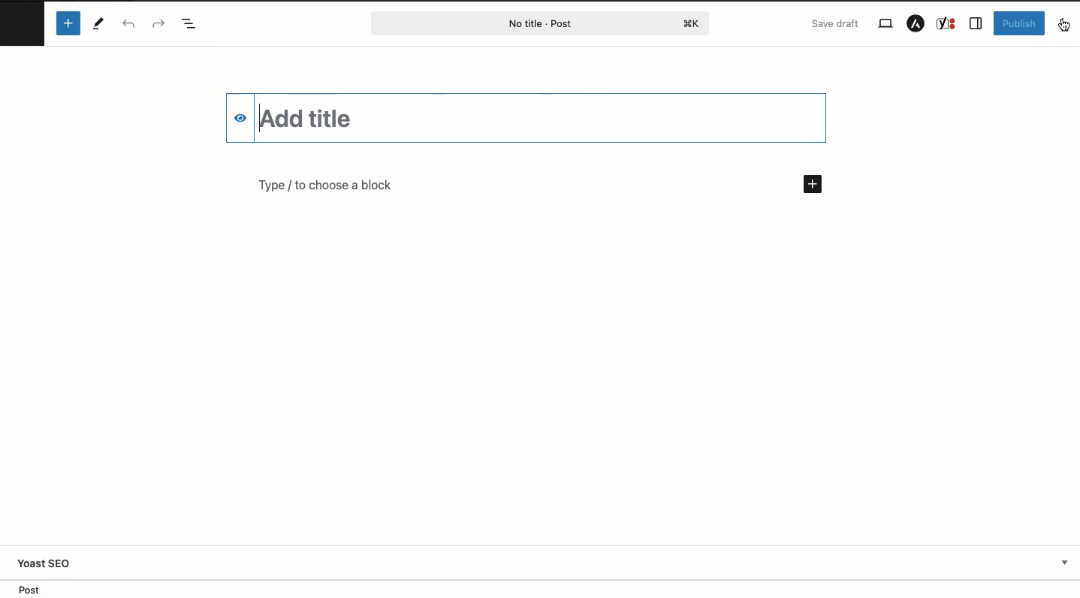 The width and height of the screenshot is (1080, 598). Describe the element at coordinates (837, 23) in the screenshot. I see `Save draft` at that location.